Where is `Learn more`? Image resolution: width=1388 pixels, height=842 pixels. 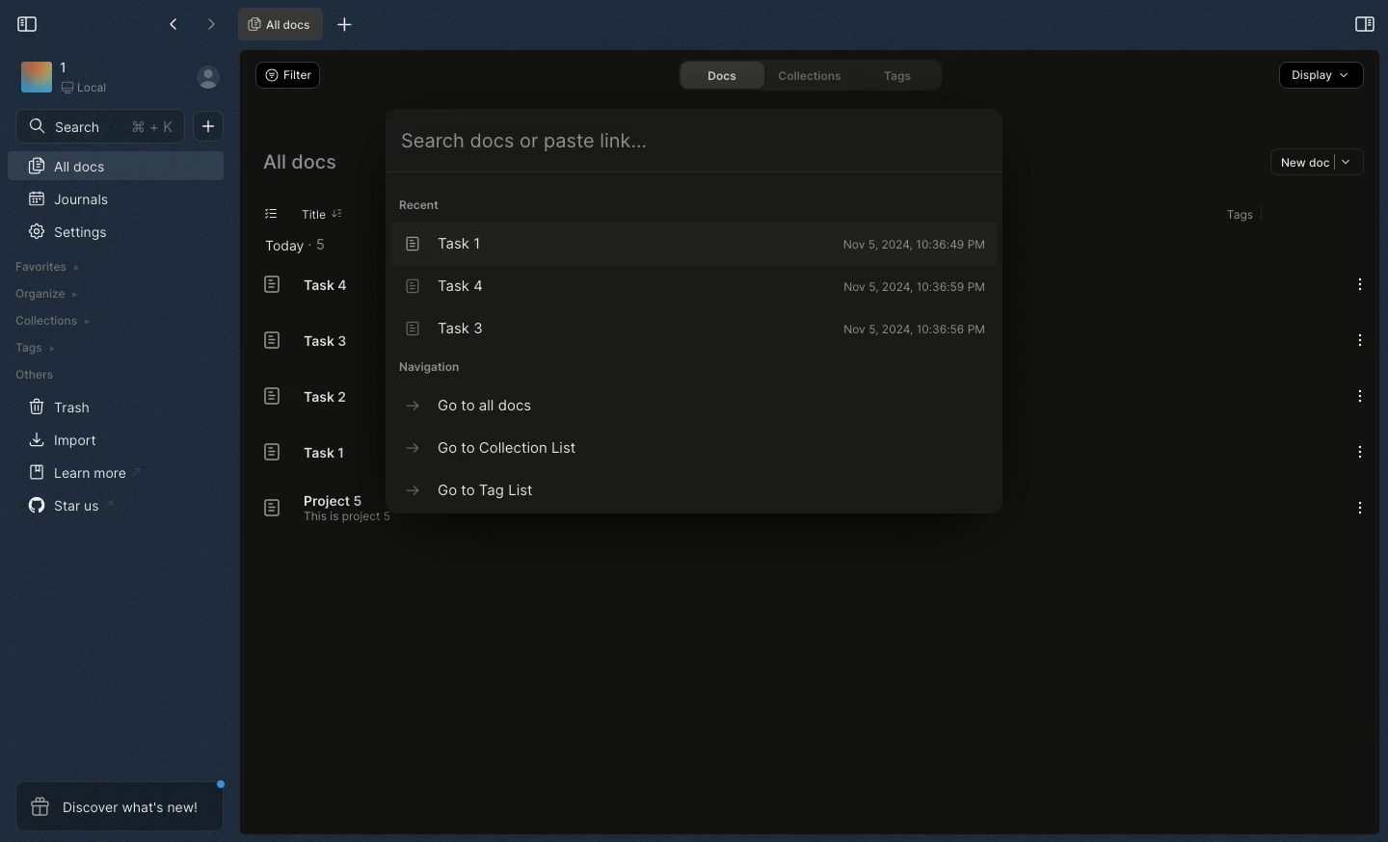
Learn more is located at coordinates (77, 470).